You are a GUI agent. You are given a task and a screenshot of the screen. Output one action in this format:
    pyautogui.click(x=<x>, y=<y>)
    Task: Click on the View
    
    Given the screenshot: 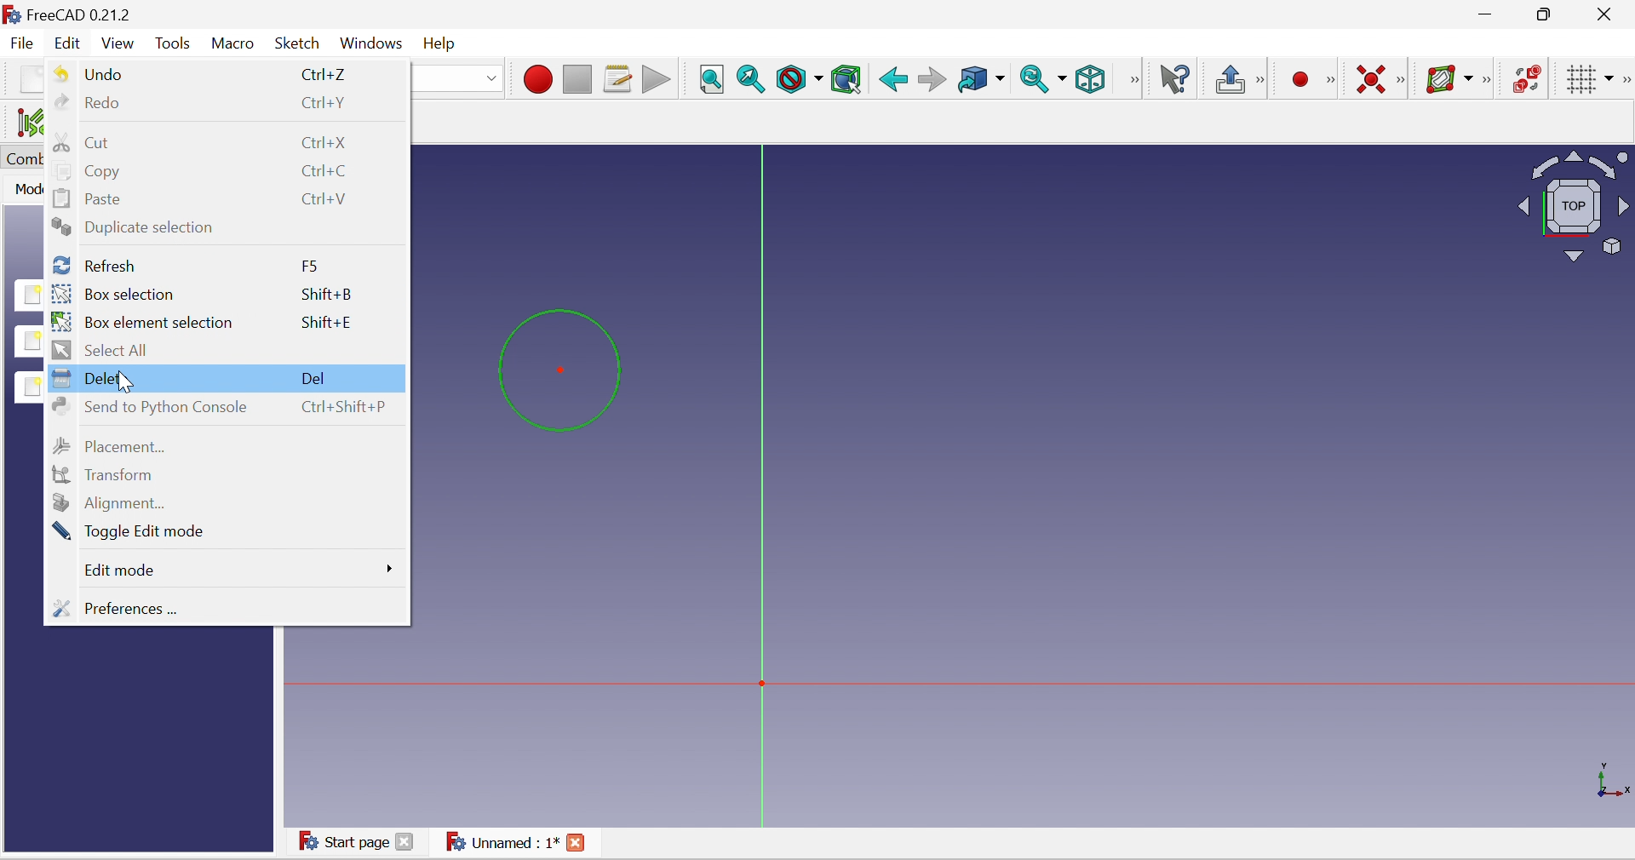 What is the action you would take?
    pyautogui.click(x=1132, y=79)
    